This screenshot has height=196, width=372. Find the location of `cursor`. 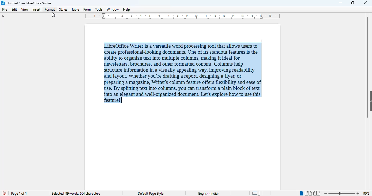

cursor is located at coordinates (53, 15).